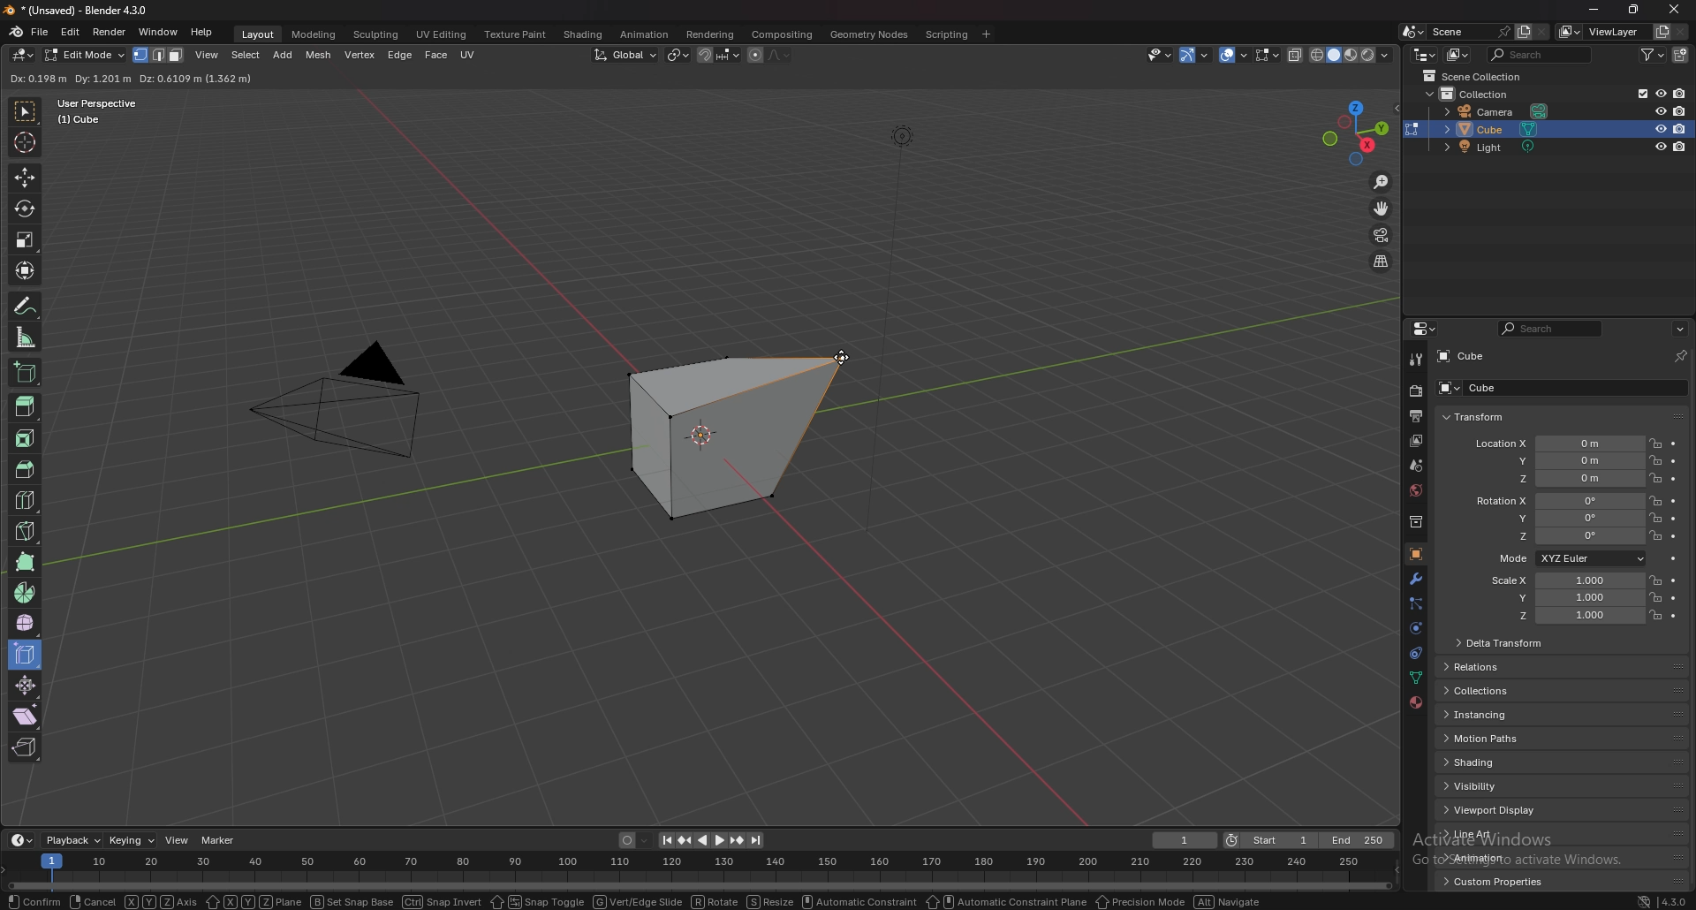 The width and height of the screenshot is (1696, 910). I want to click on zoom, so click(1382, 183).